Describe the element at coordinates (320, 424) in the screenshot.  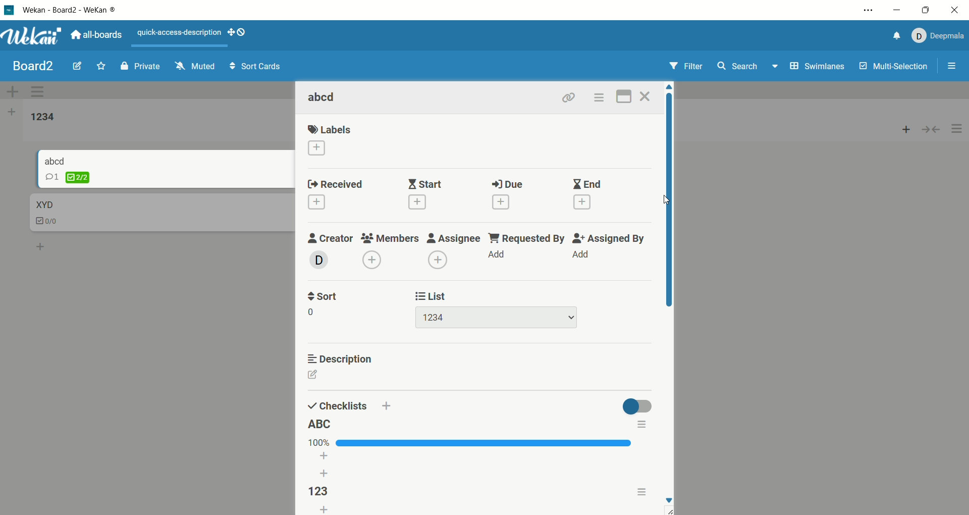
I see `checklist title` at that location.